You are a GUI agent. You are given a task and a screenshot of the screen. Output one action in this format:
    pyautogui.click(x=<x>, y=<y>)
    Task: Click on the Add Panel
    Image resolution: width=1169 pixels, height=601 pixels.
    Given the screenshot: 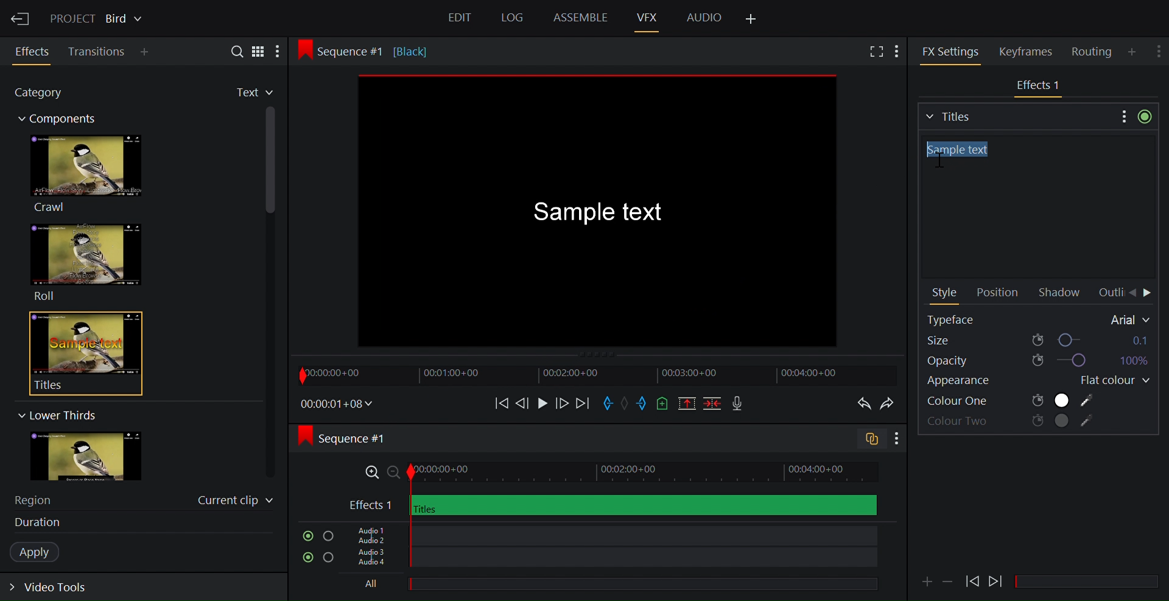 What is the action you would take?
    pyautogui.click(x=147, y=53)
    